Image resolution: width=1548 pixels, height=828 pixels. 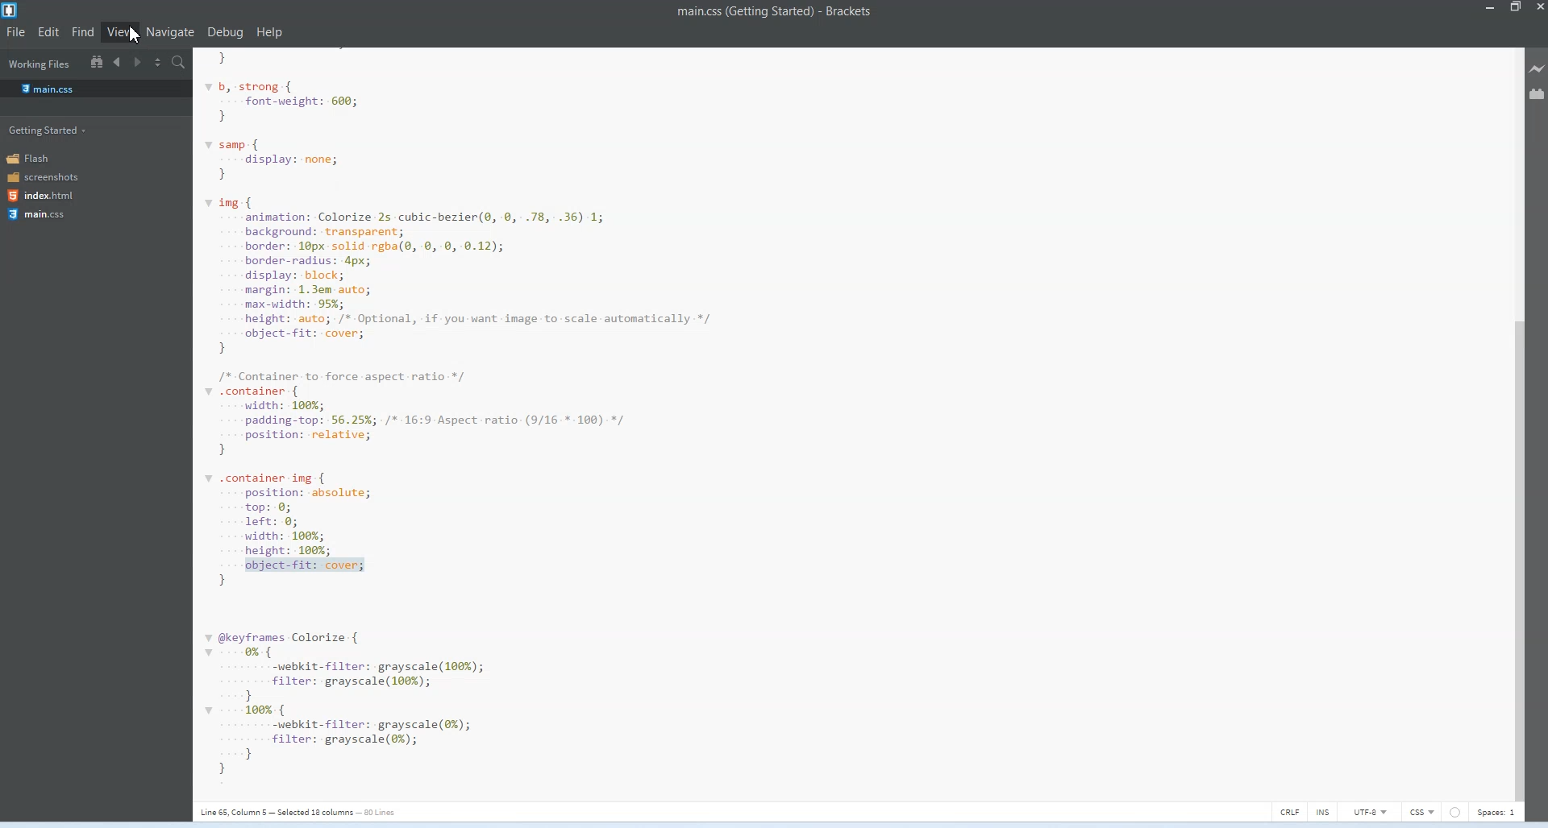 I want to click on Debug, so click(x=225, y=32).